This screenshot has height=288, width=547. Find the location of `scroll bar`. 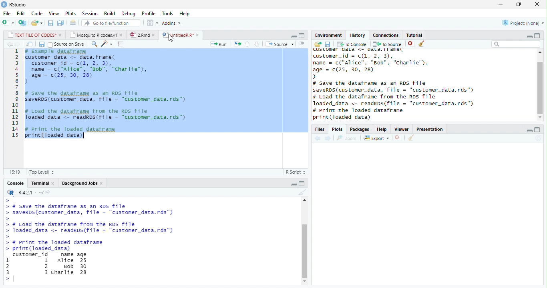

scroll bar is located at coordinates (305, 251).